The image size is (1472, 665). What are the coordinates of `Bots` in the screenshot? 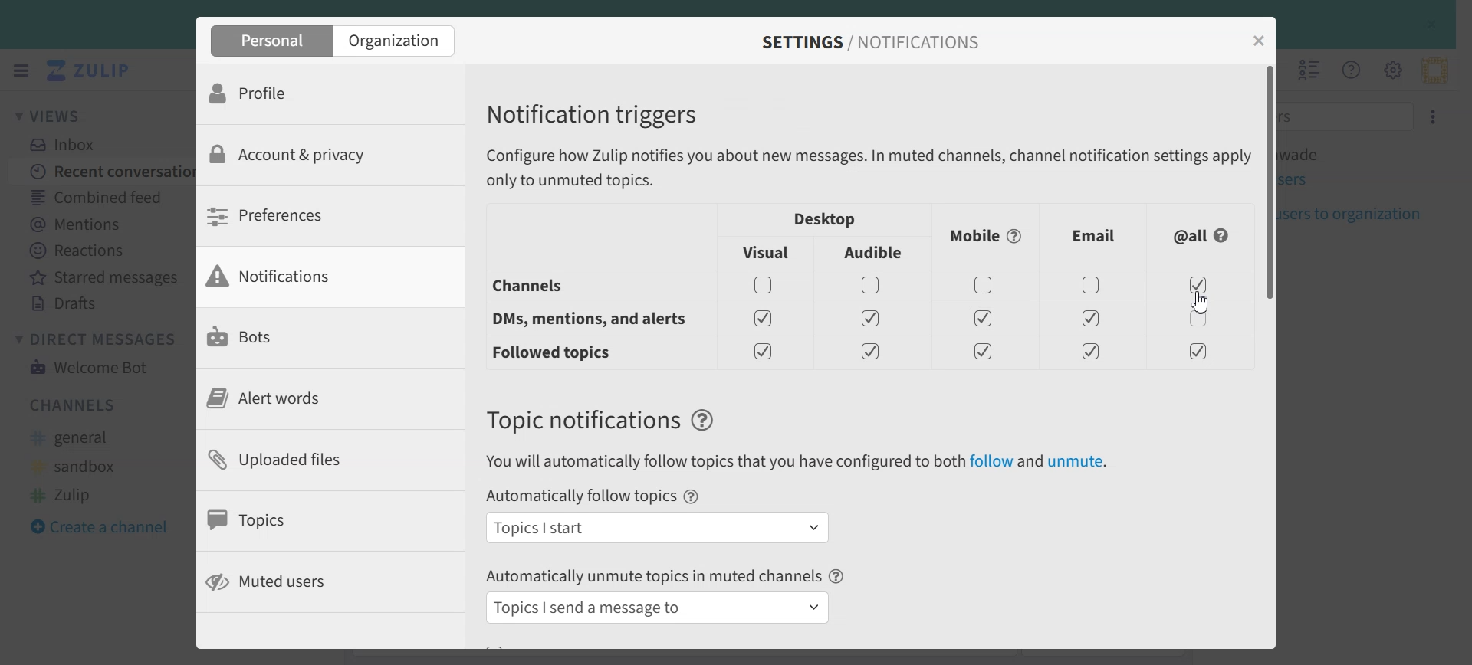 It's located at (311, 337).